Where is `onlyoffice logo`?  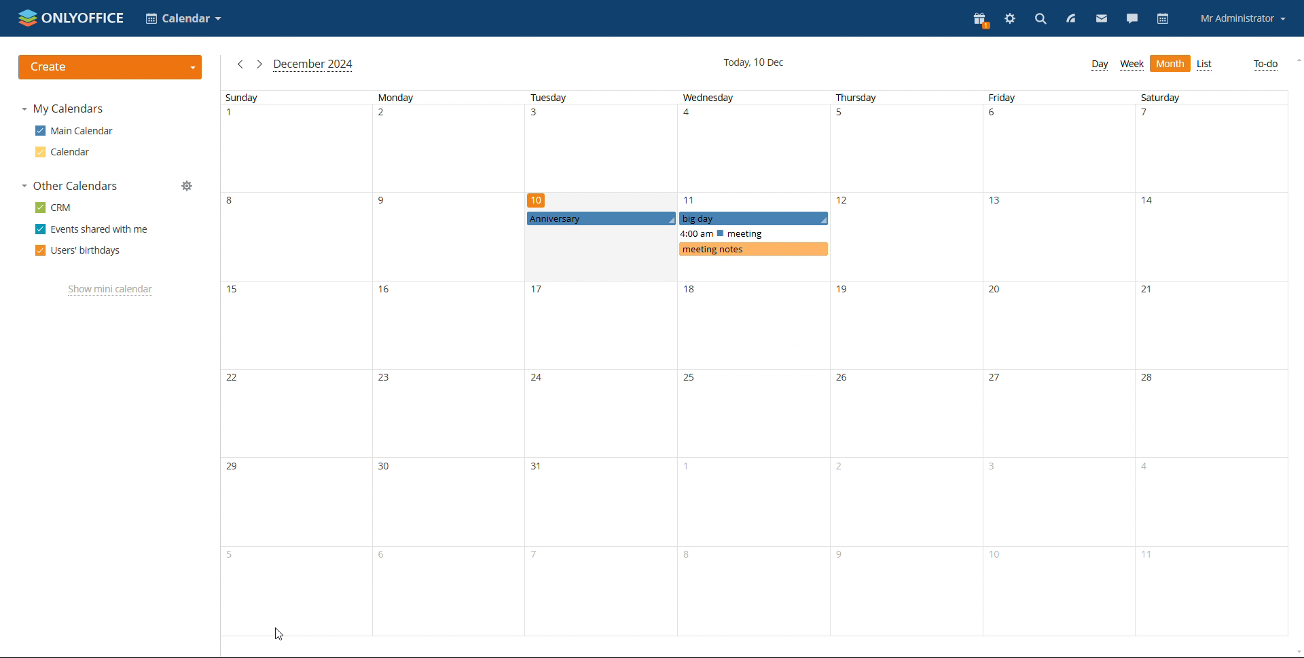
onlyoffice logo is located at coordinates (26, 18).